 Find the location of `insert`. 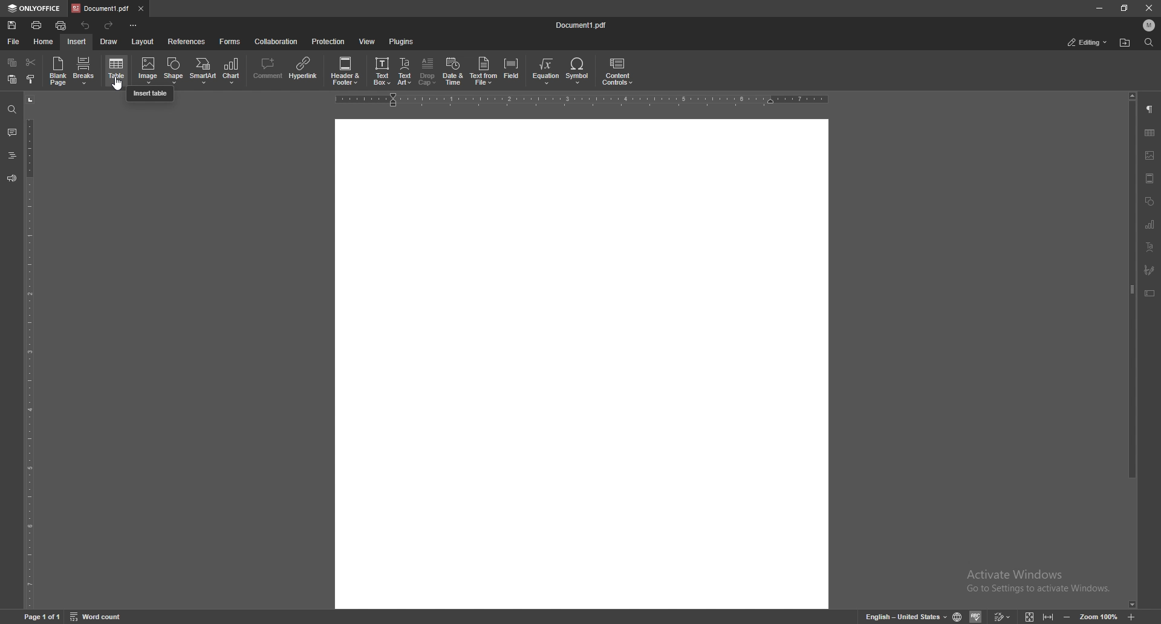

insert is located at coordinates (77, 42).